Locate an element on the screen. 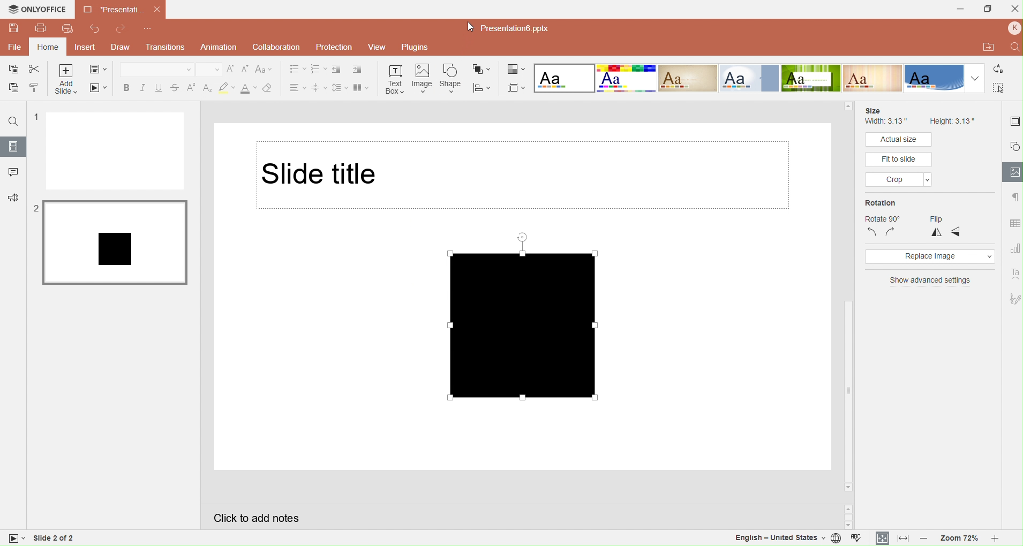  Undo is located at coordinates (94, 28).